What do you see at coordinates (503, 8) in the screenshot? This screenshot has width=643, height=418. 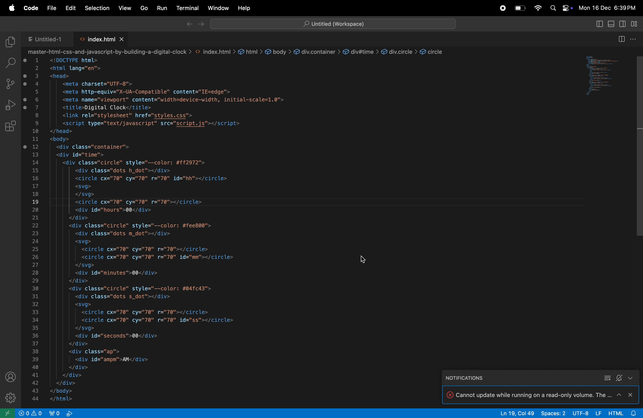 I see `record` at bounding box center [503, 8].